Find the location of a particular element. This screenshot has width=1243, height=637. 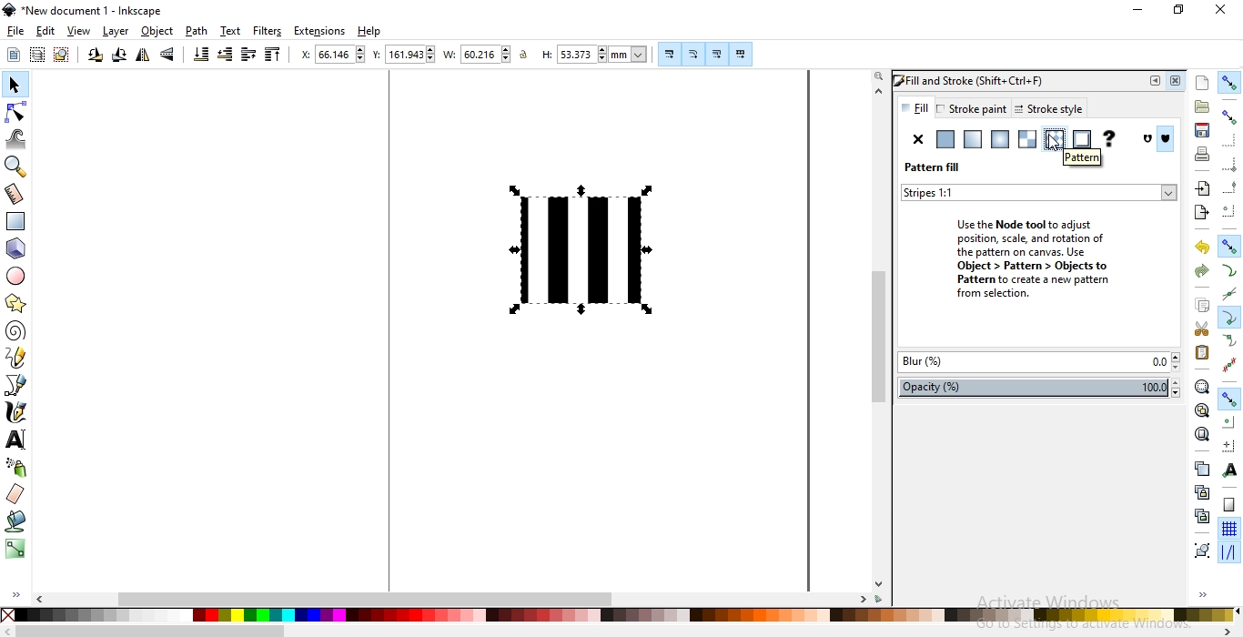

erase existing paths is located at coordinates (15, 495).